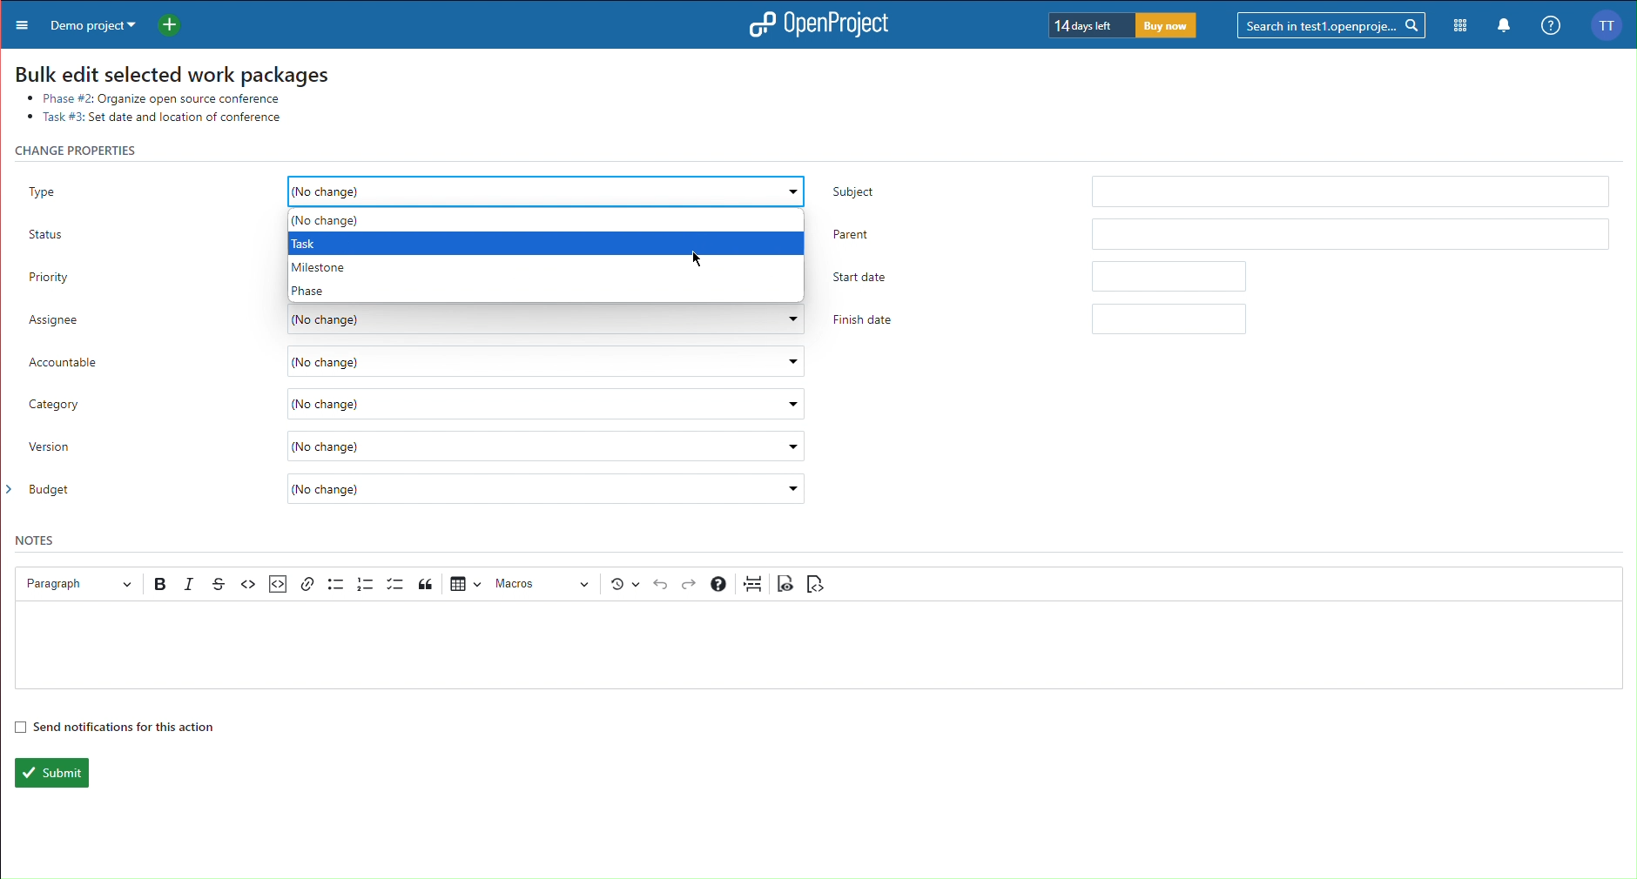  What do you see at coordinates (625, 584) in the screenshot?
I see `Versions` at bounding box center [625, 584].